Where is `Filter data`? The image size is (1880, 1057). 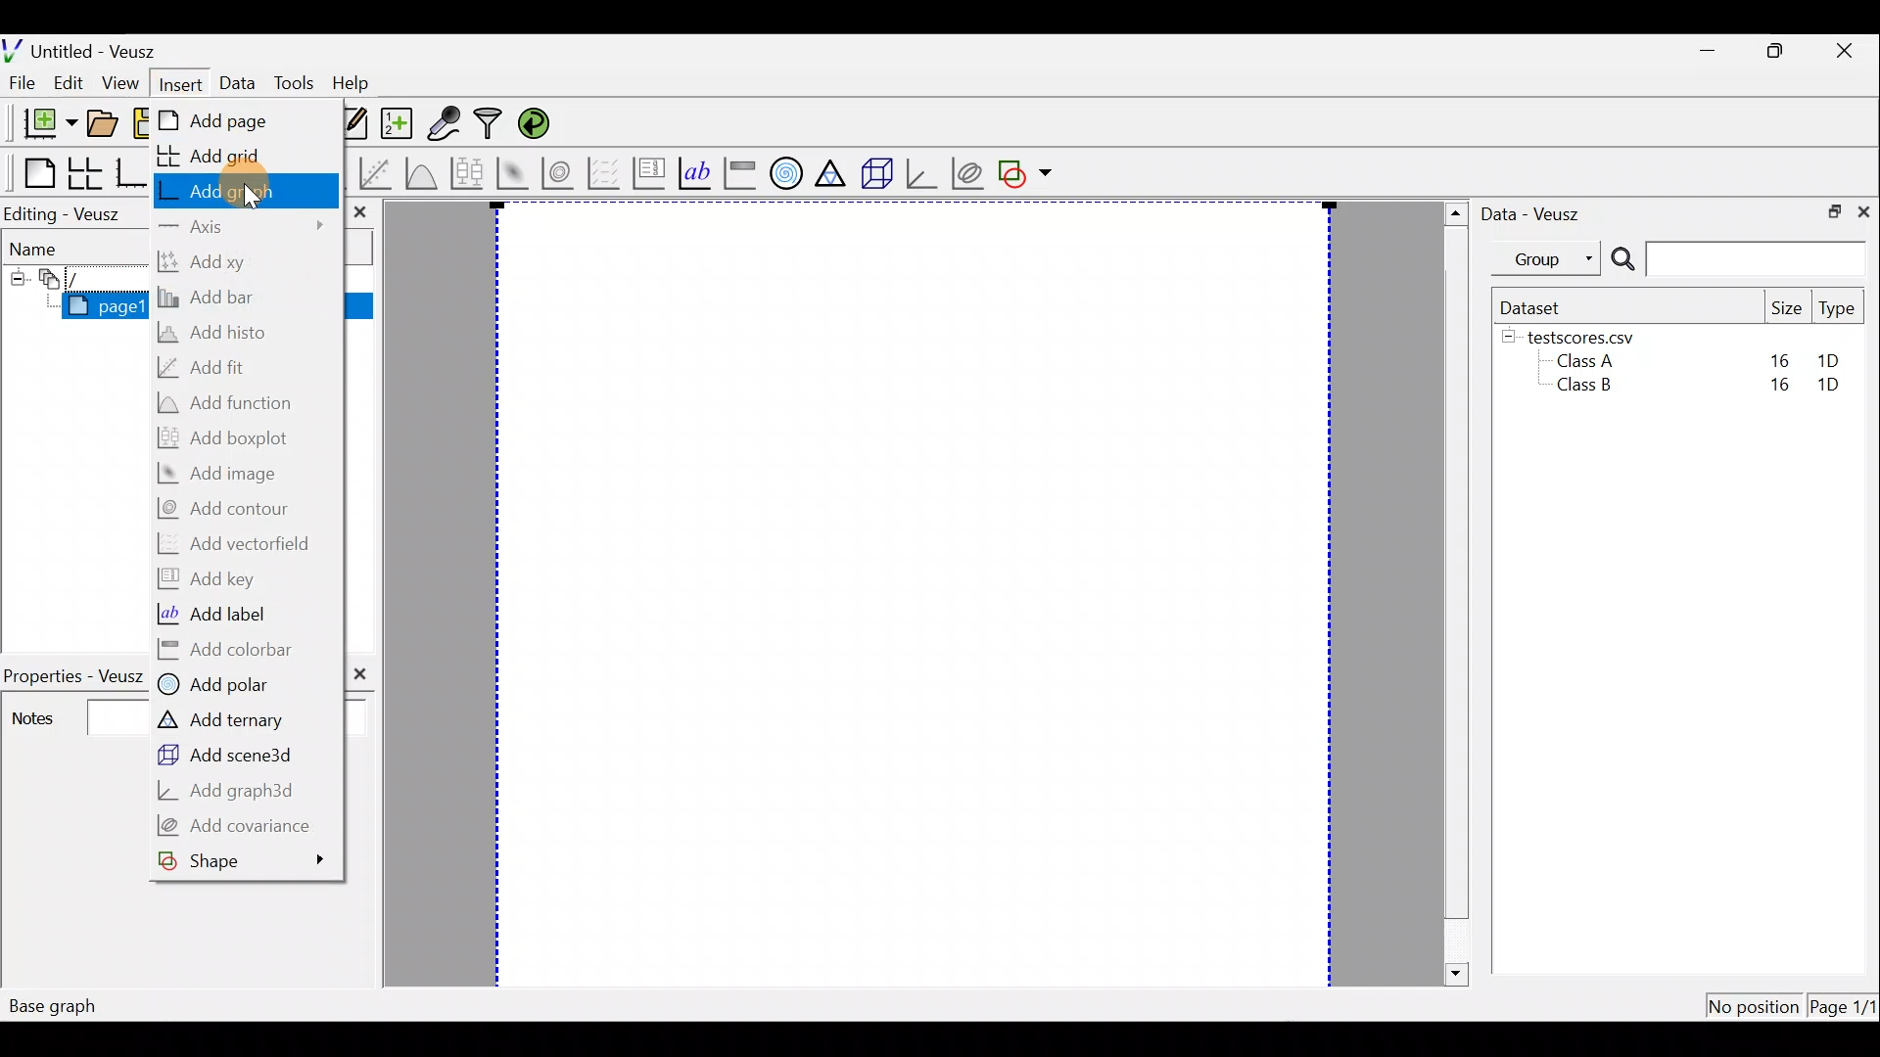 Filter data is located at coordinates (490, 124).